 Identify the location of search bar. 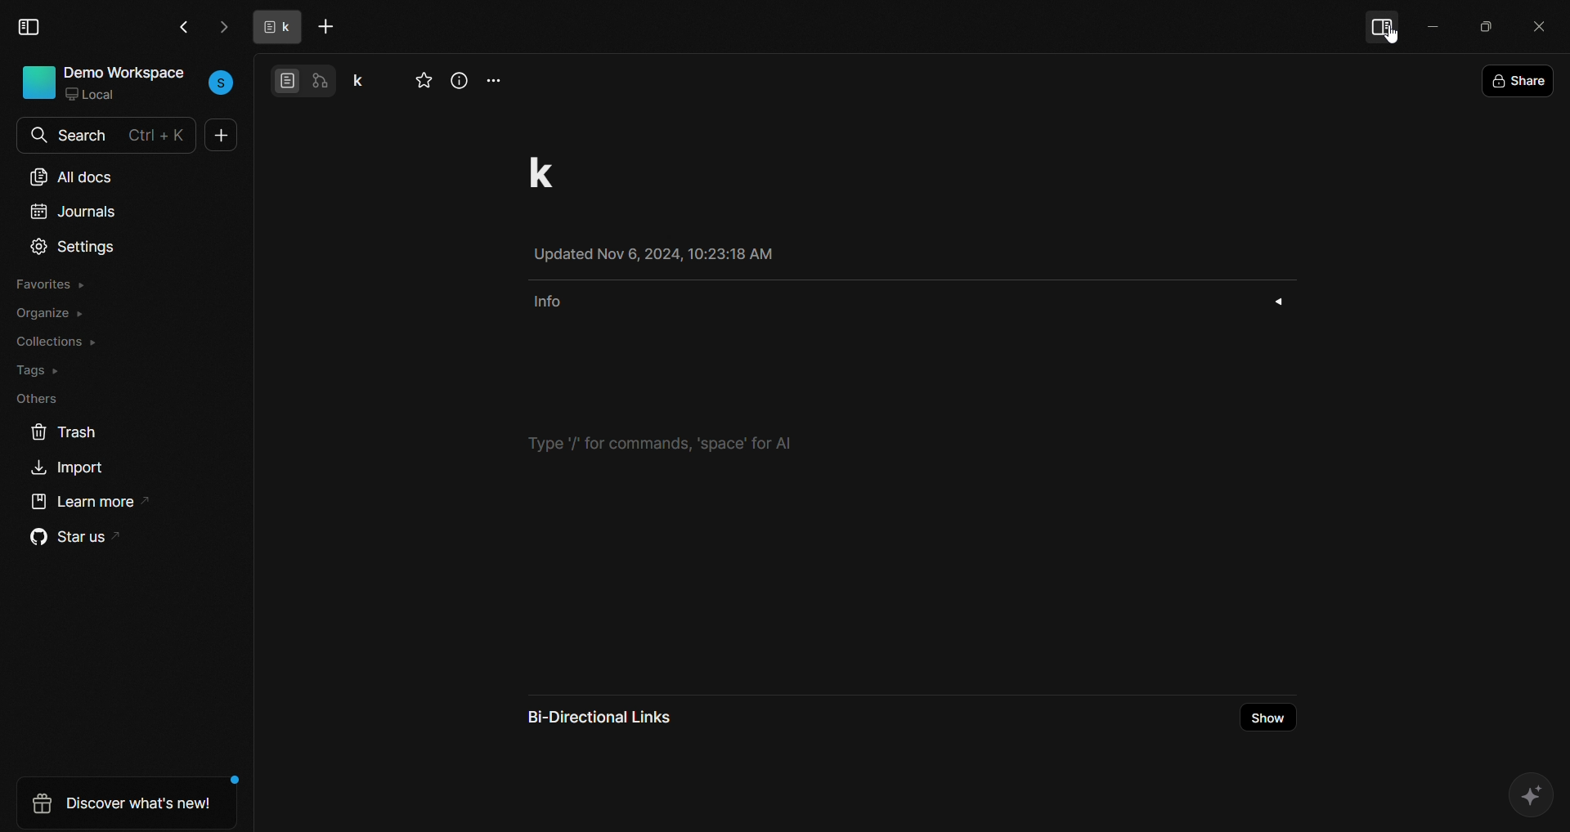
(119, 132).